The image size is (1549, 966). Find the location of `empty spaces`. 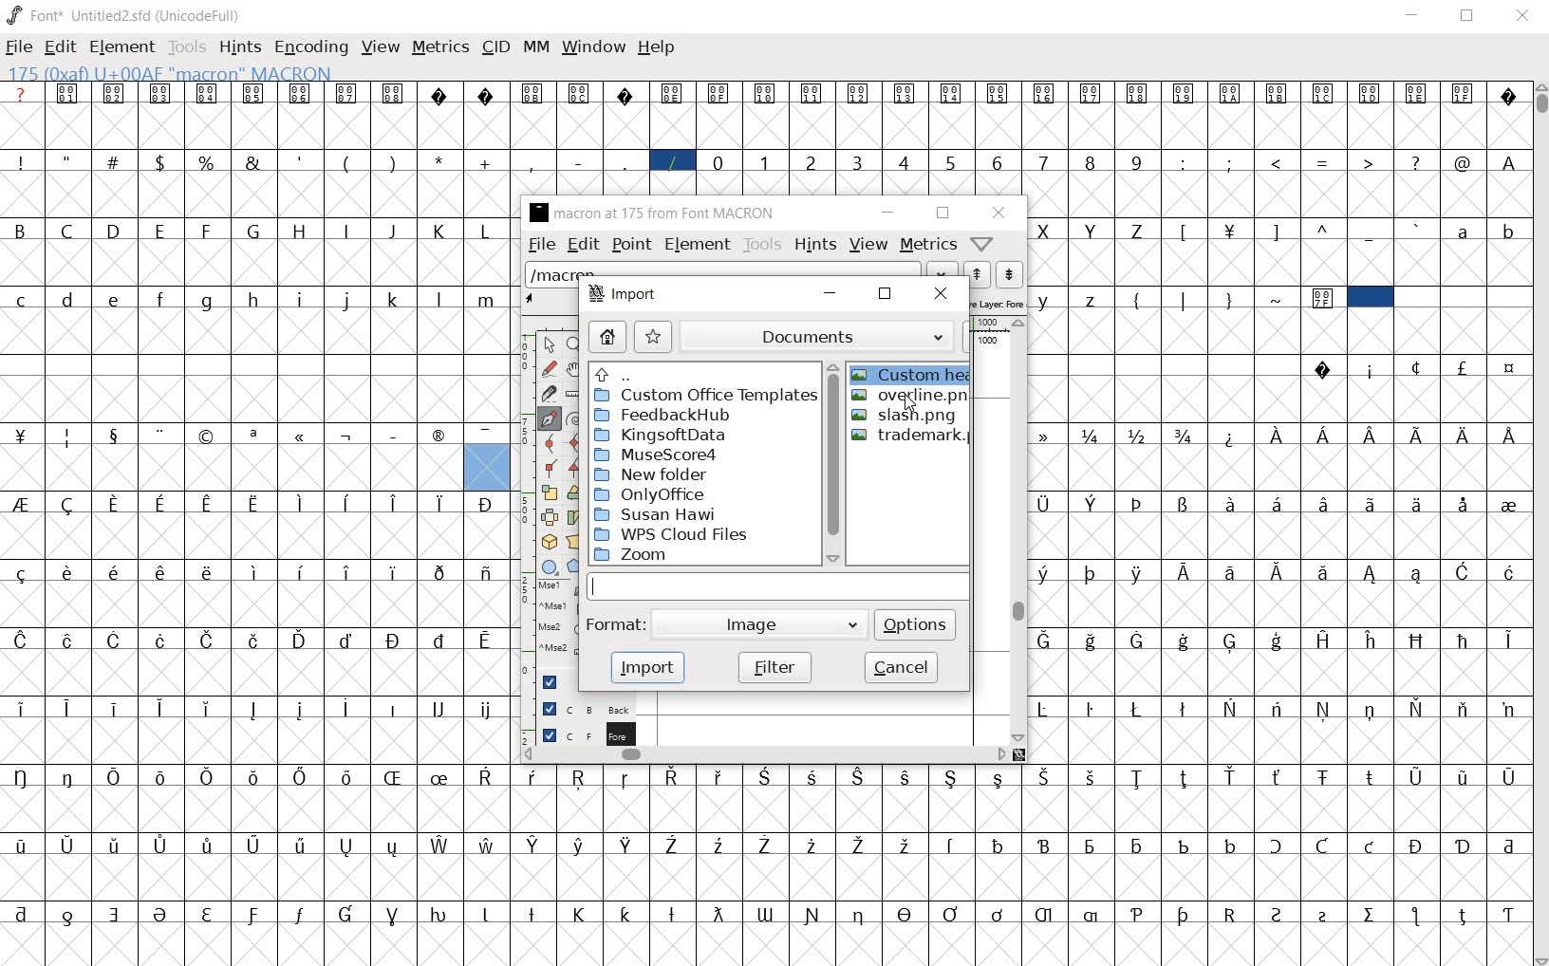

empty spaces is located at coordinates (1465, 299).